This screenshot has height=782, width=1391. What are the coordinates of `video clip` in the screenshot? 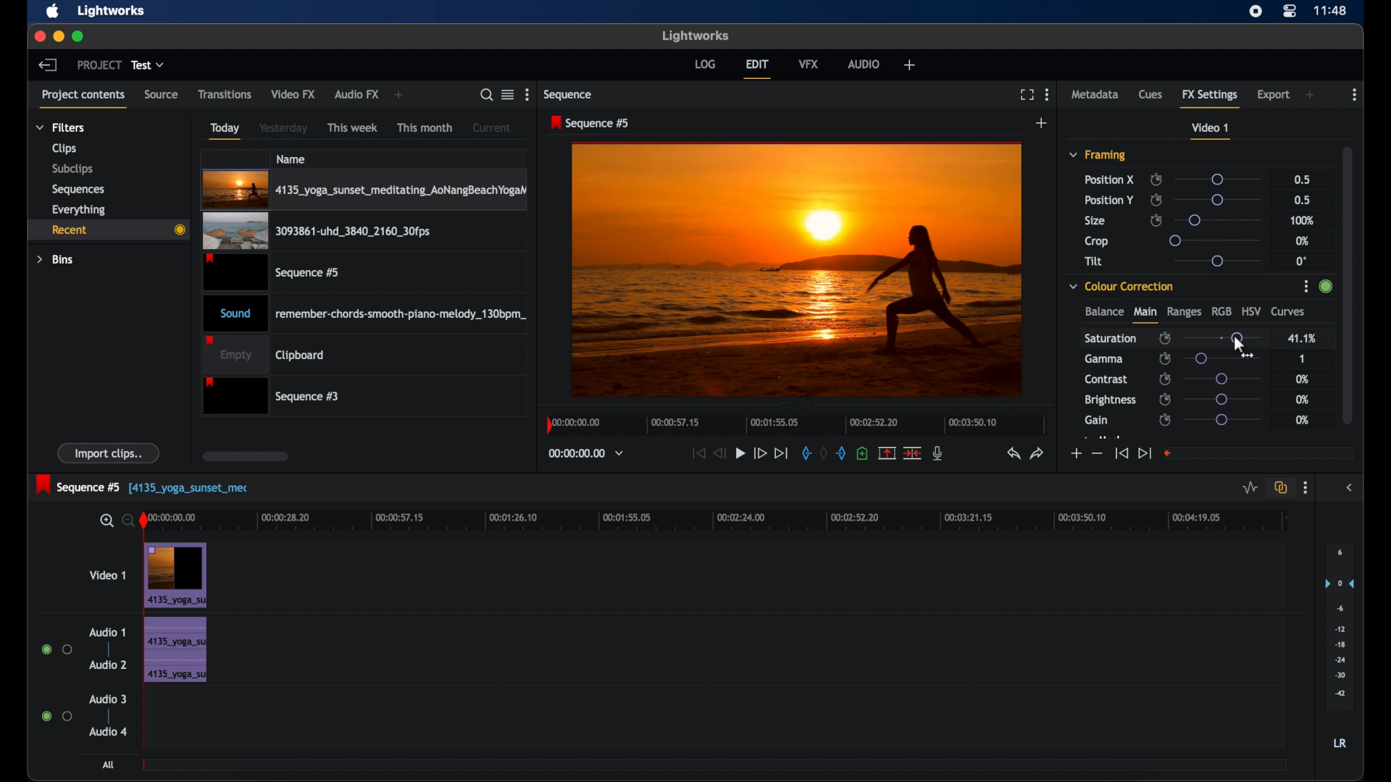 It's located at (316, 232).